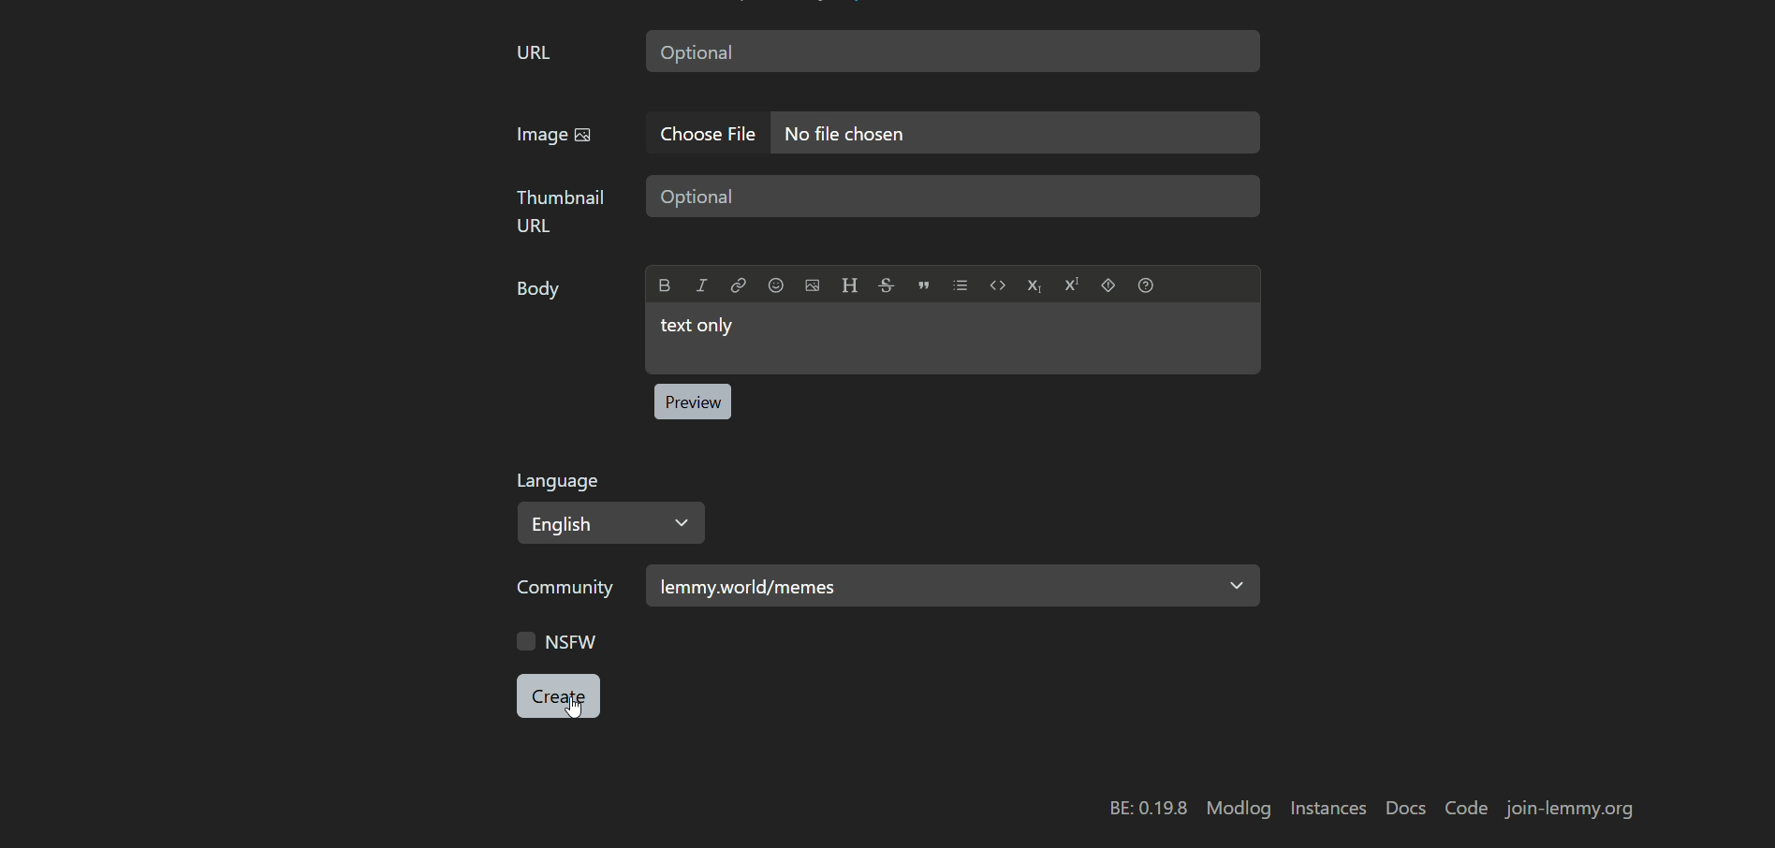  I want to click on instances, so click(1327, 808).